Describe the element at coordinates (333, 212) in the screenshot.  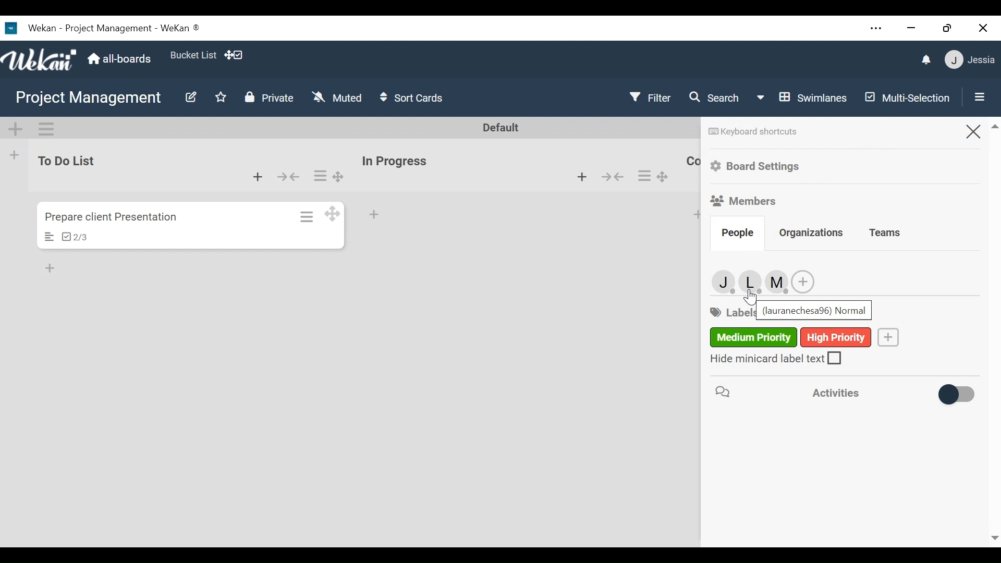
I see `Desktop drag handles` at that location.